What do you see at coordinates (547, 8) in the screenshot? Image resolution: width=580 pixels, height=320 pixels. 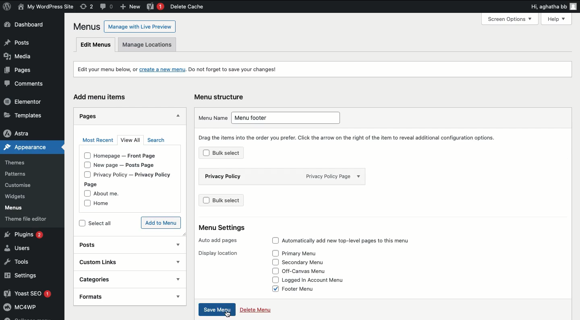 I see `Hi, agatha bb` at bounding box center [547, 8].